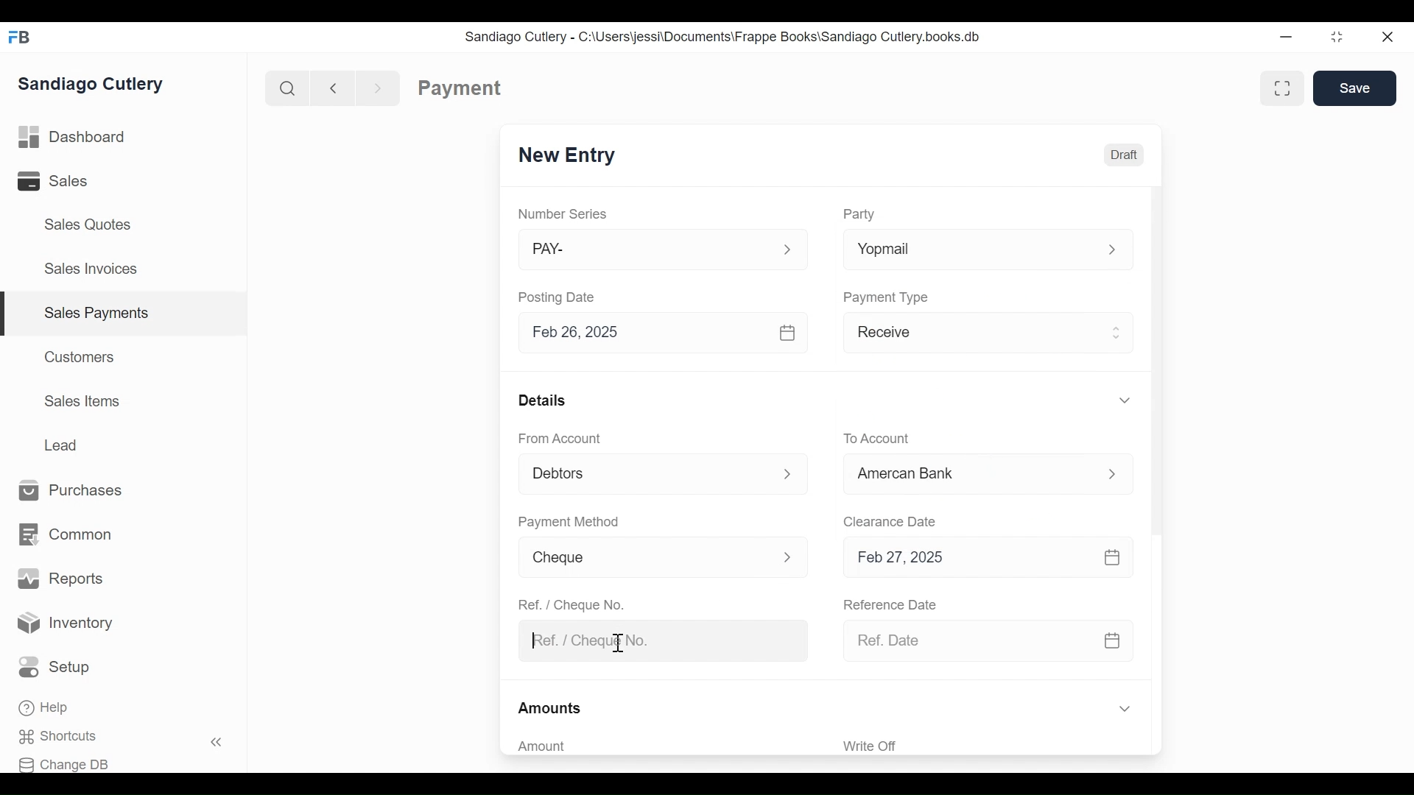 Image resolution: width=1414 pixels, height=795 pixels. I want to click on Save, so click(1355, 88).